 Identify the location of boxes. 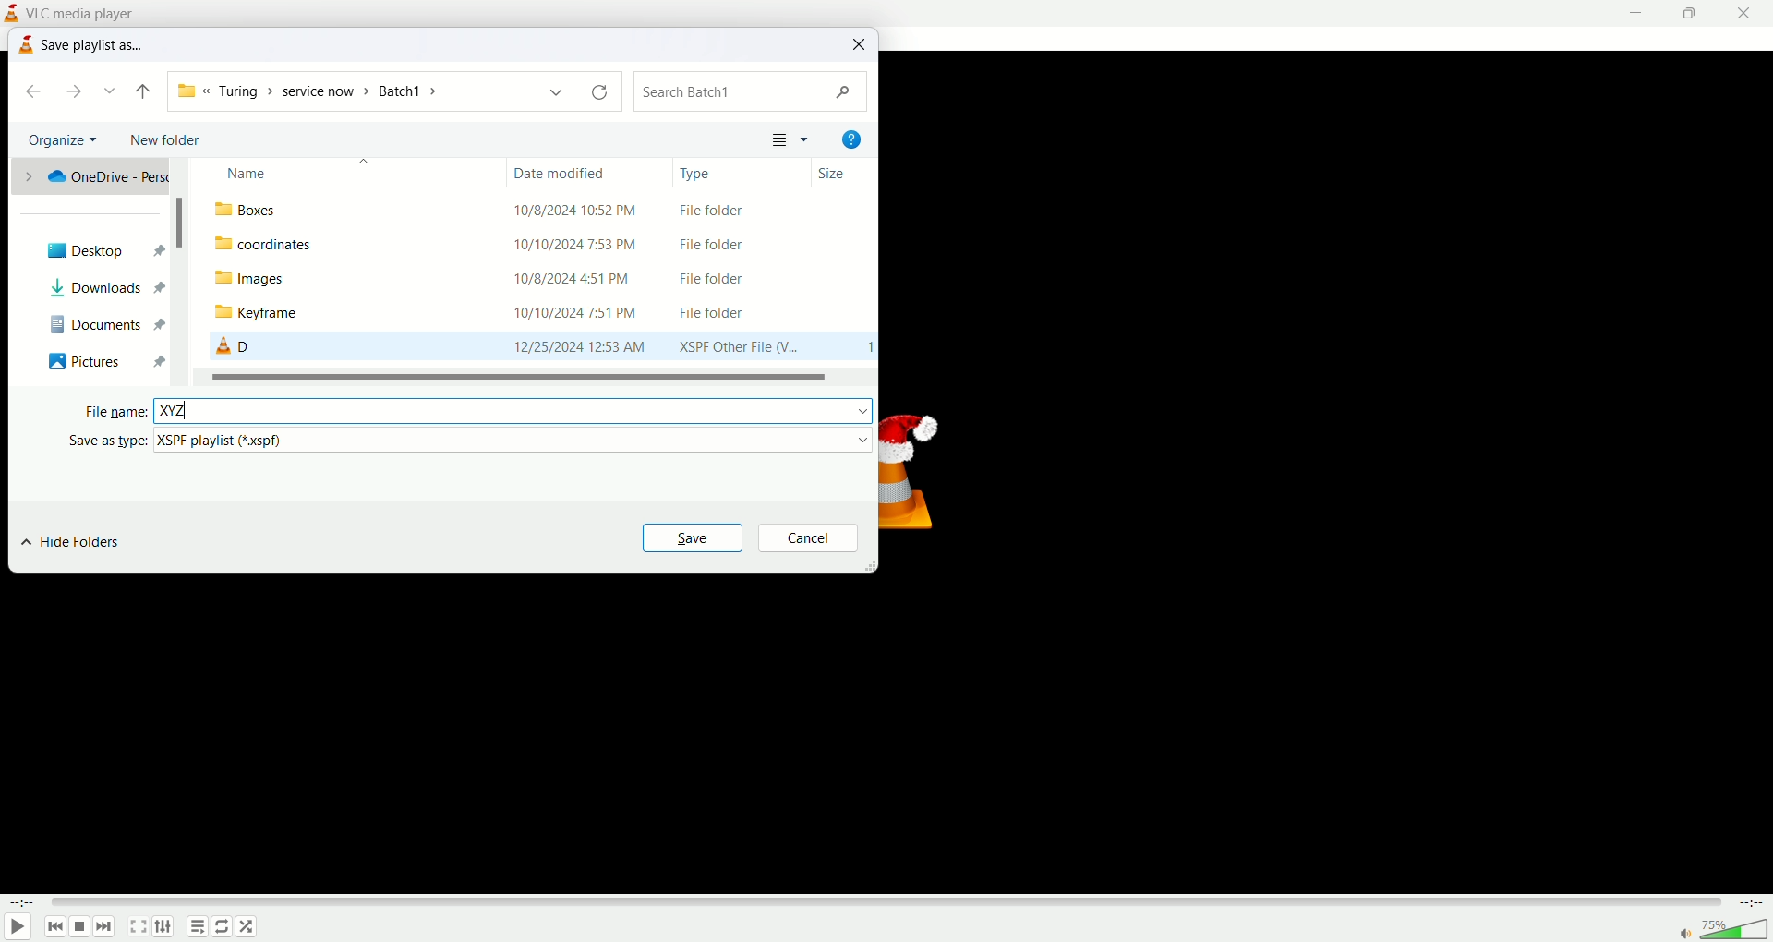
(254, 211).